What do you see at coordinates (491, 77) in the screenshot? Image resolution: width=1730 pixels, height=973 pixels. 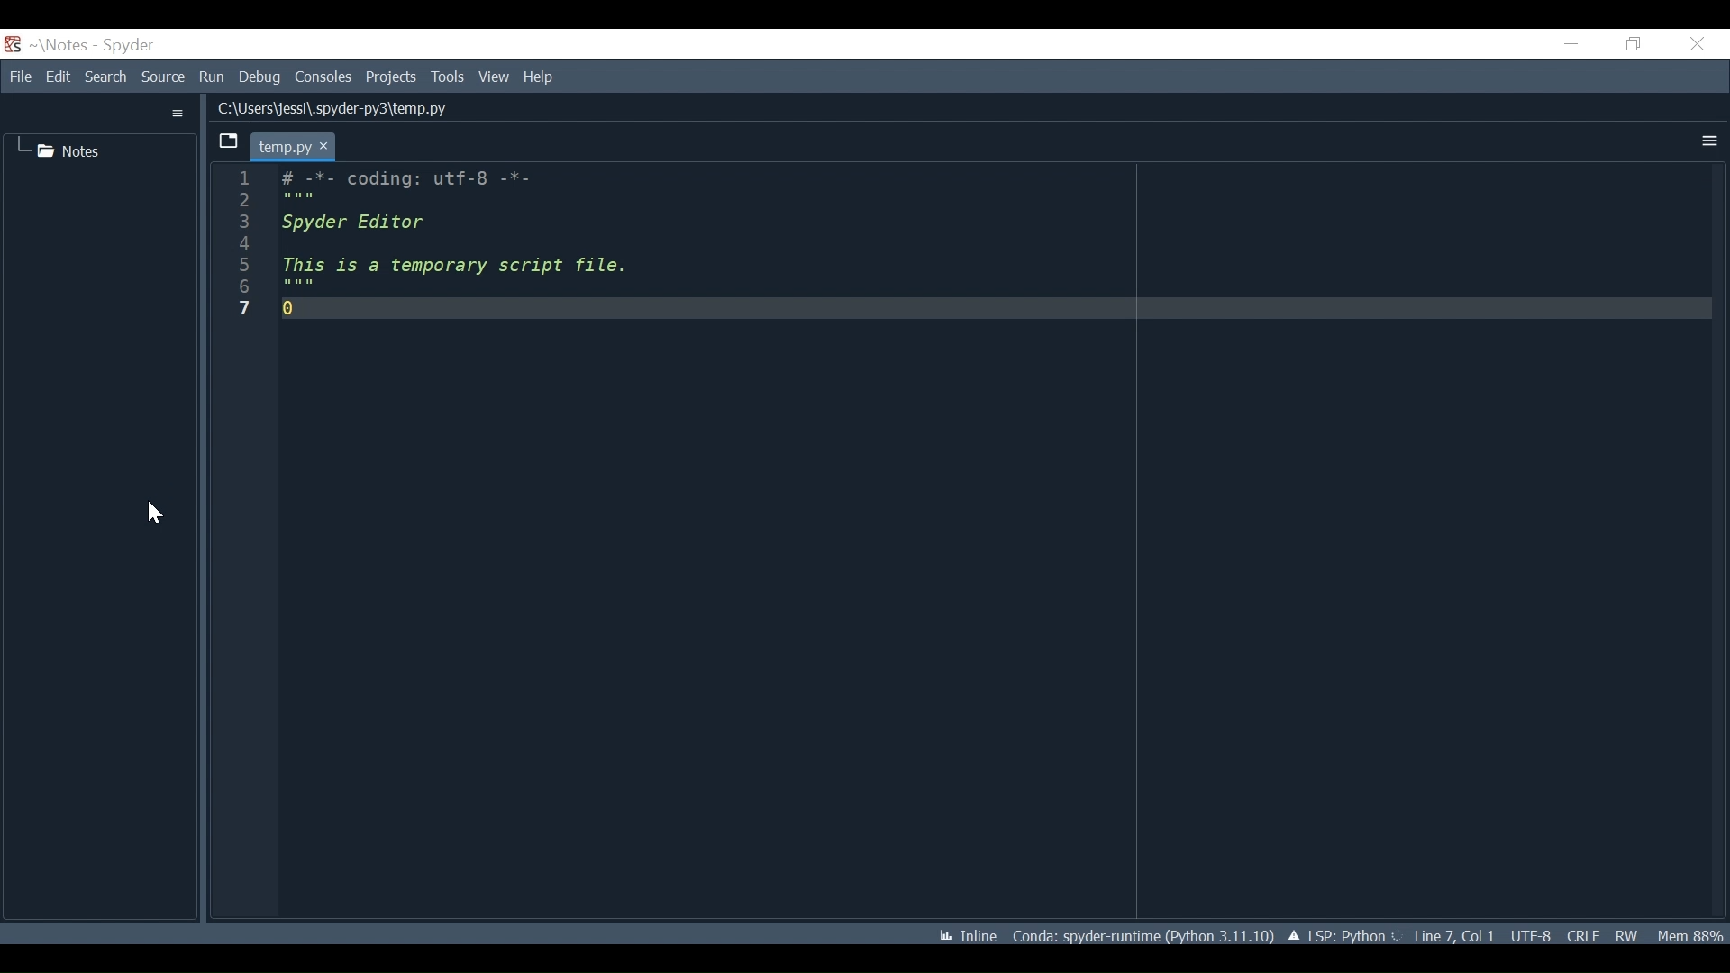 I see `View` at bounding box center [491, 77].